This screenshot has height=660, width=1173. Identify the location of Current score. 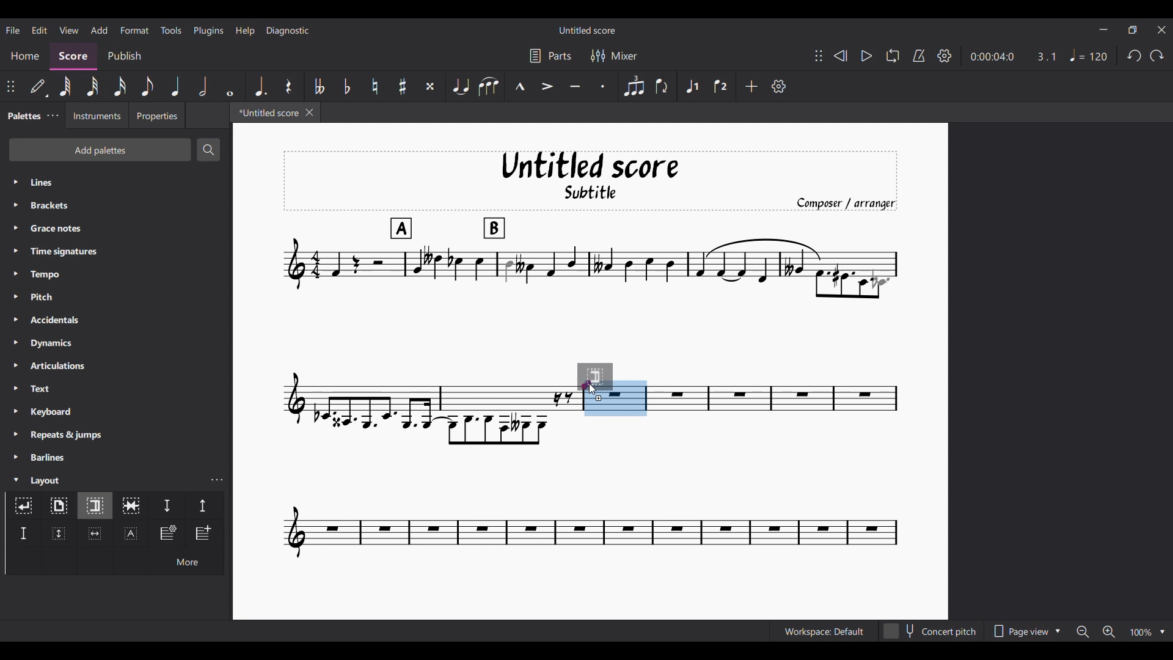
(590, 256).